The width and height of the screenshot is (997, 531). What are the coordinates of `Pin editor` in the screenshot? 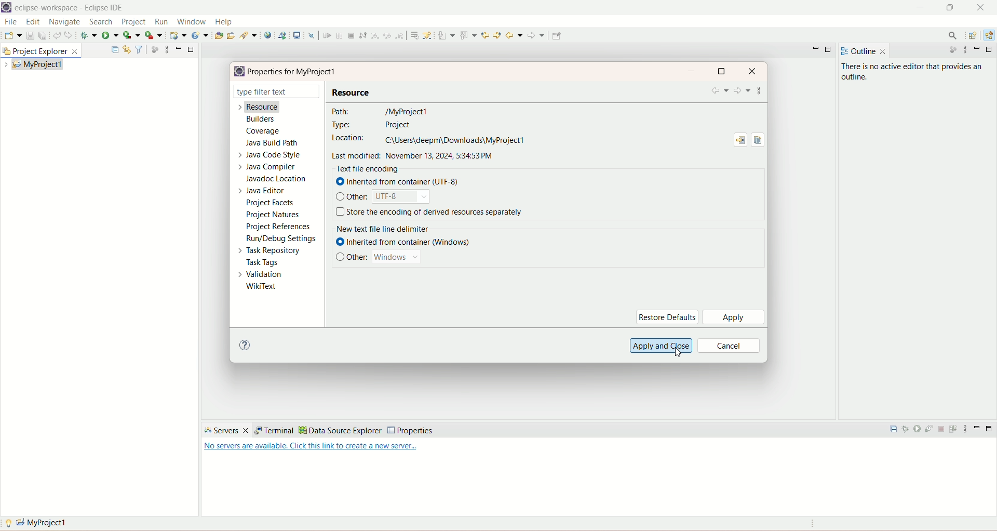 It's located at (557, 36).